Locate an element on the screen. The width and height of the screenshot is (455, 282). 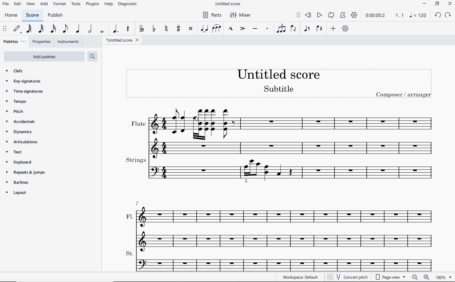
VOICE 1 is located at coordinates (307, 29).